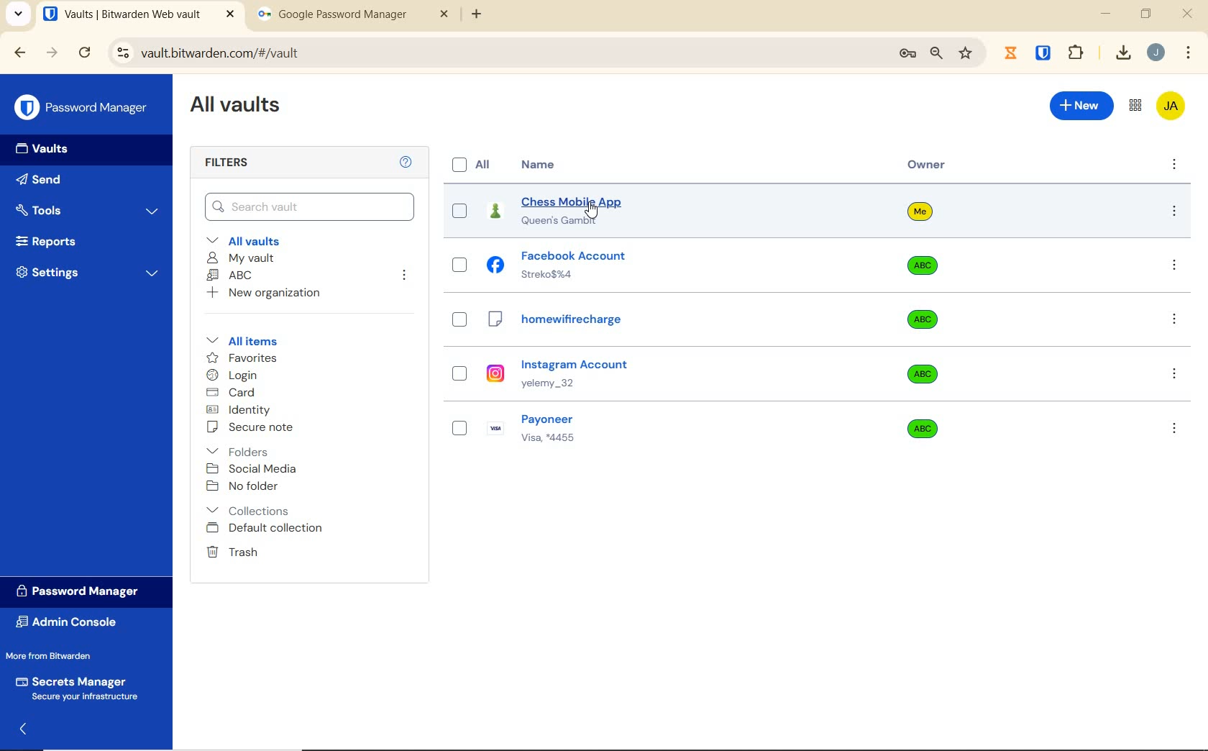 The image size is (1208, 751). What do you see at coordinates (19, 53) in the screenshot?
I see `backward` at bounding box center [19, 53].